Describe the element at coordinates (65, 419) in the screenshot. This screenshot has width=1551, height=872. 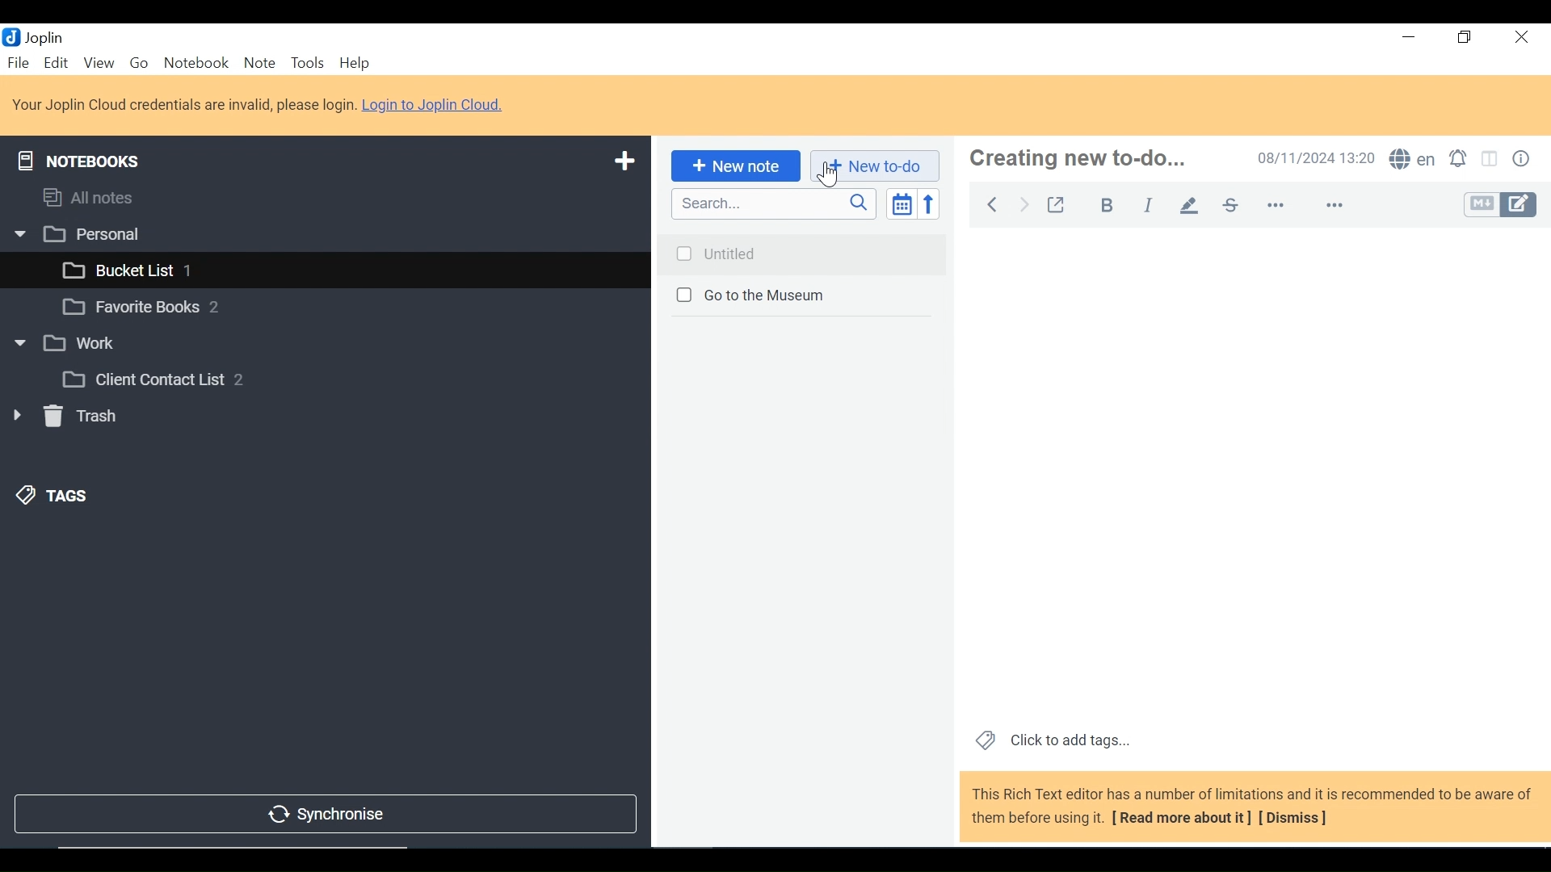
I see `Trash` at that location.